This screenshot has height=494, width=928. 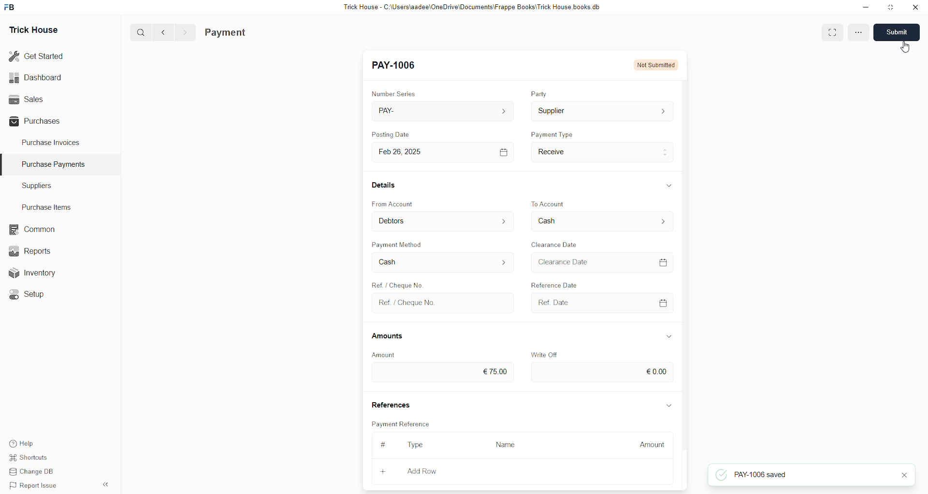 I want to click on Cash, so click(x=441, y=263).